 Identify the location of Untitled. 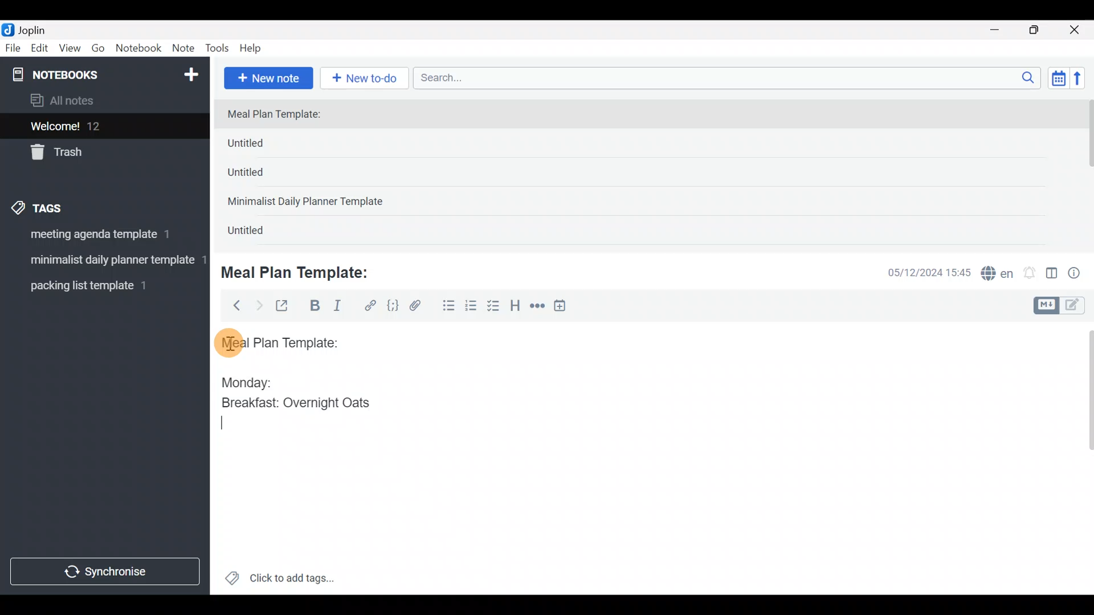
(264, 146).